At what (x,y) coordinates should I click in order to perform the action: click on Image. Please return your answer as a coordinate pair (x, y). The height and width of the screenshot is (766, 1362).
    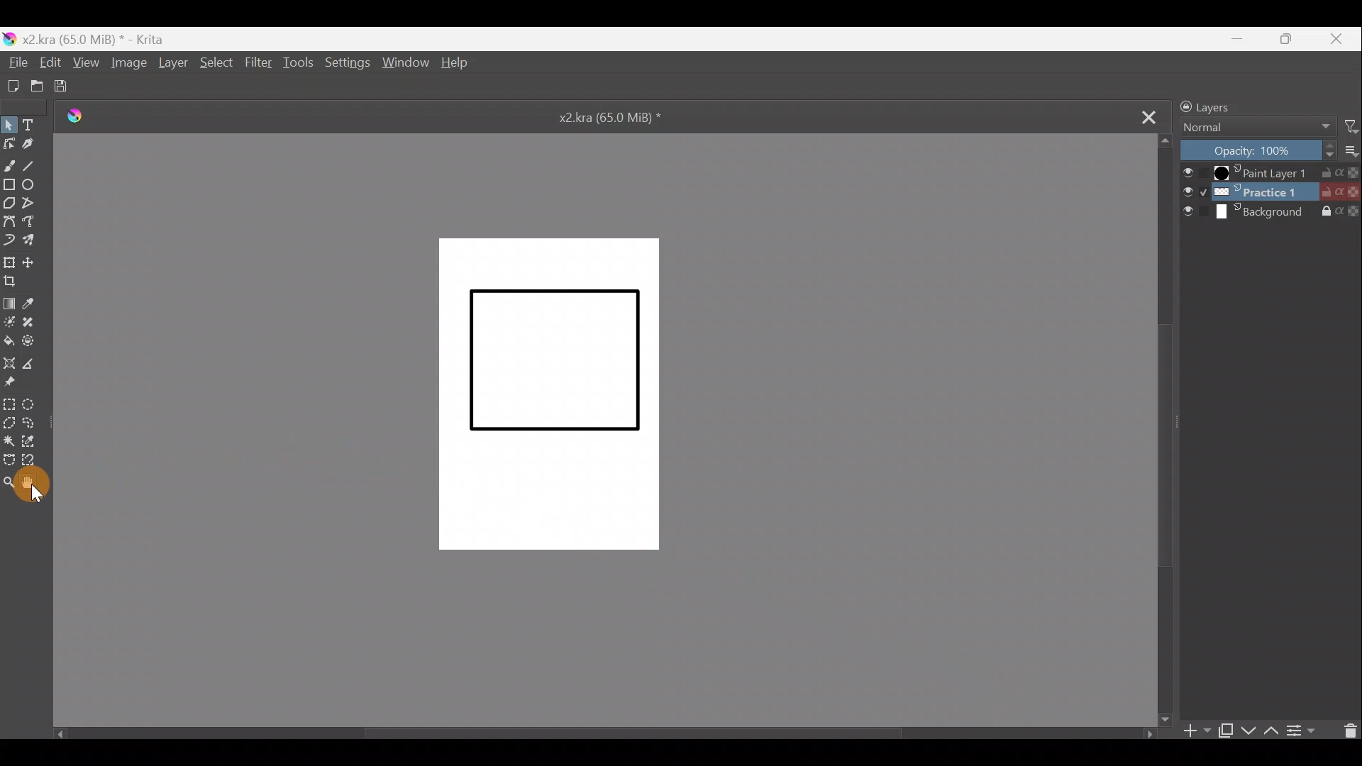
    Looking at the image, I should click on (131, 66).